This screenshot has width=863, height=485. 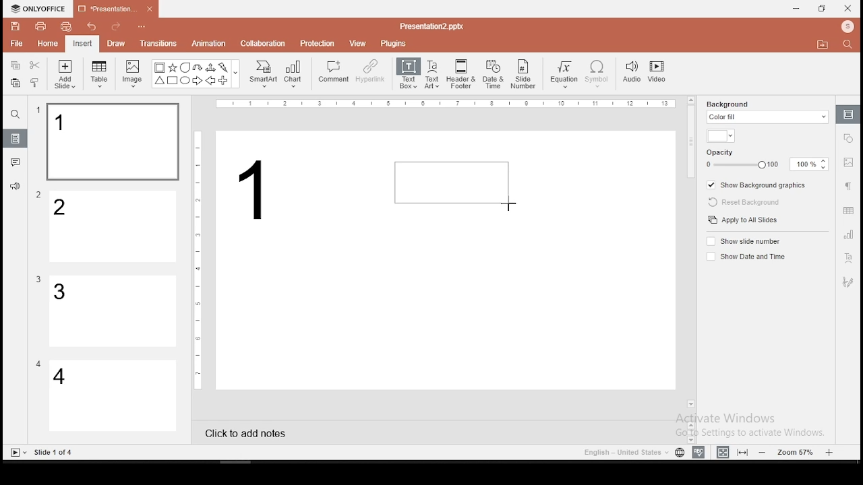 What do you see at coordinates (39, 195) in the screenshot?
I see `` at bounding box center [39, 195].